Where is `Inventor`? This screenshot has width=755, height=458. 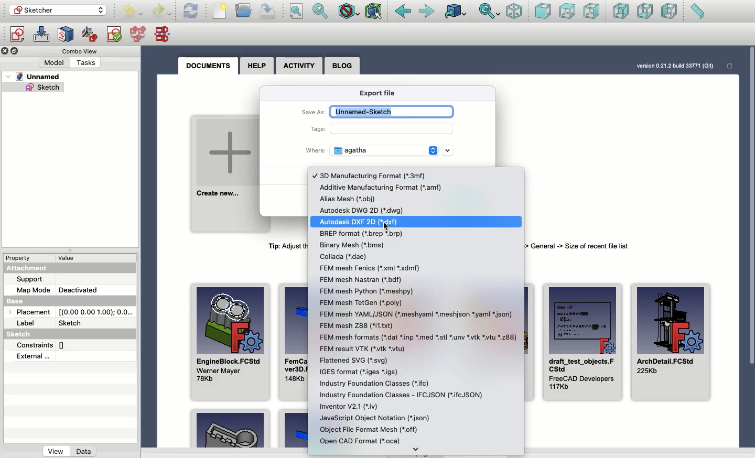 Inventor is located at coordinates (350, 406).